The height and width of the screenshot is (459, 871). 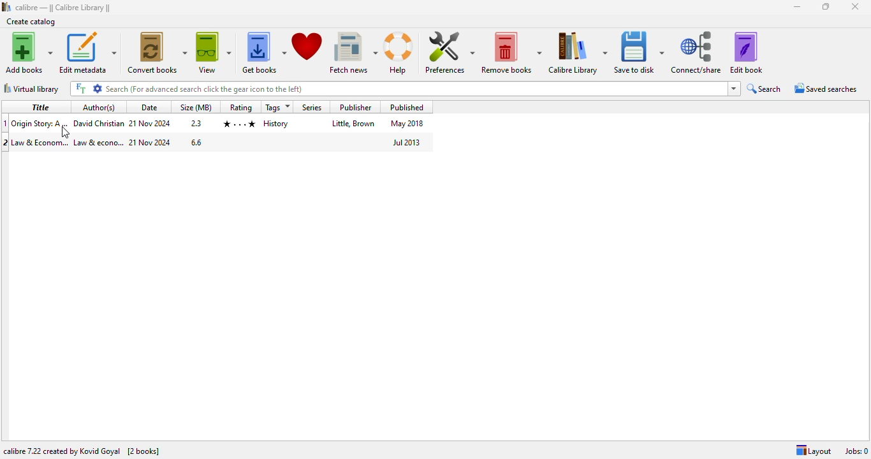 I want to click on add books, so click(x=28, y=52).